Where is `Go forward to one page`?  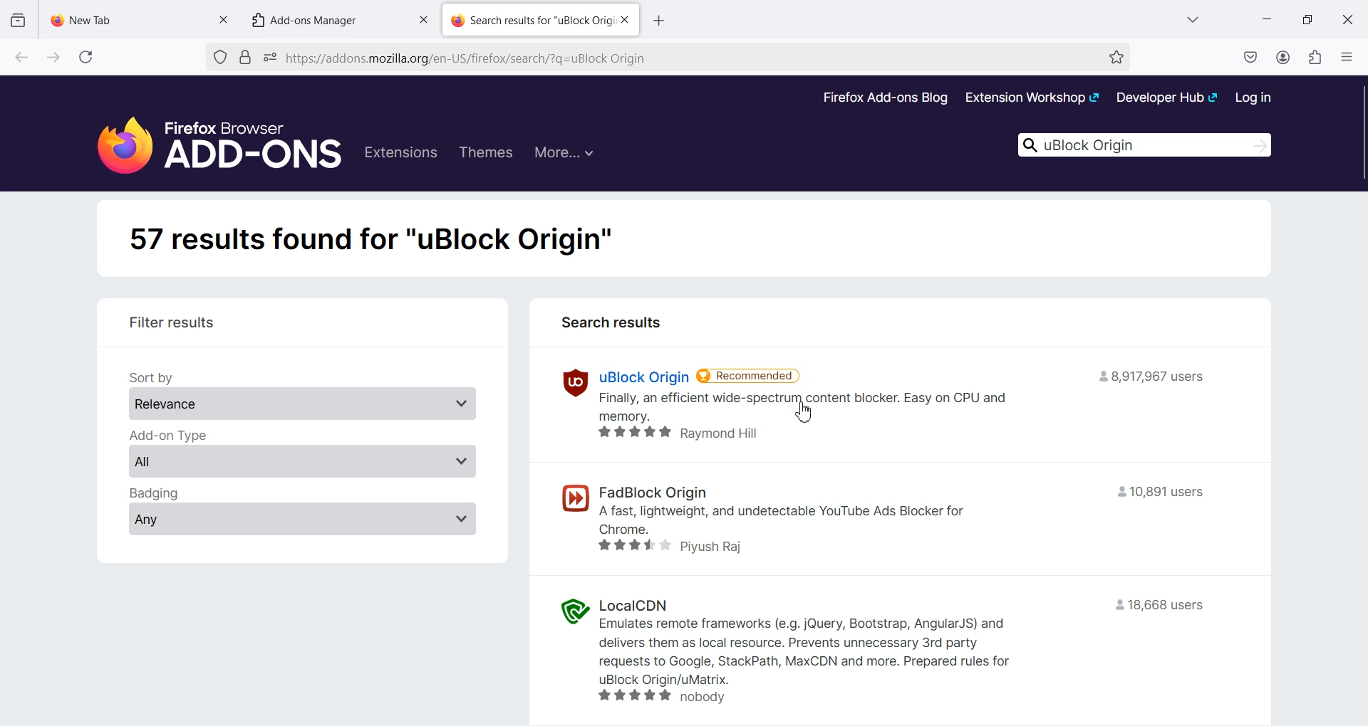
Go forward to one page is located at coordinates (53, 56).